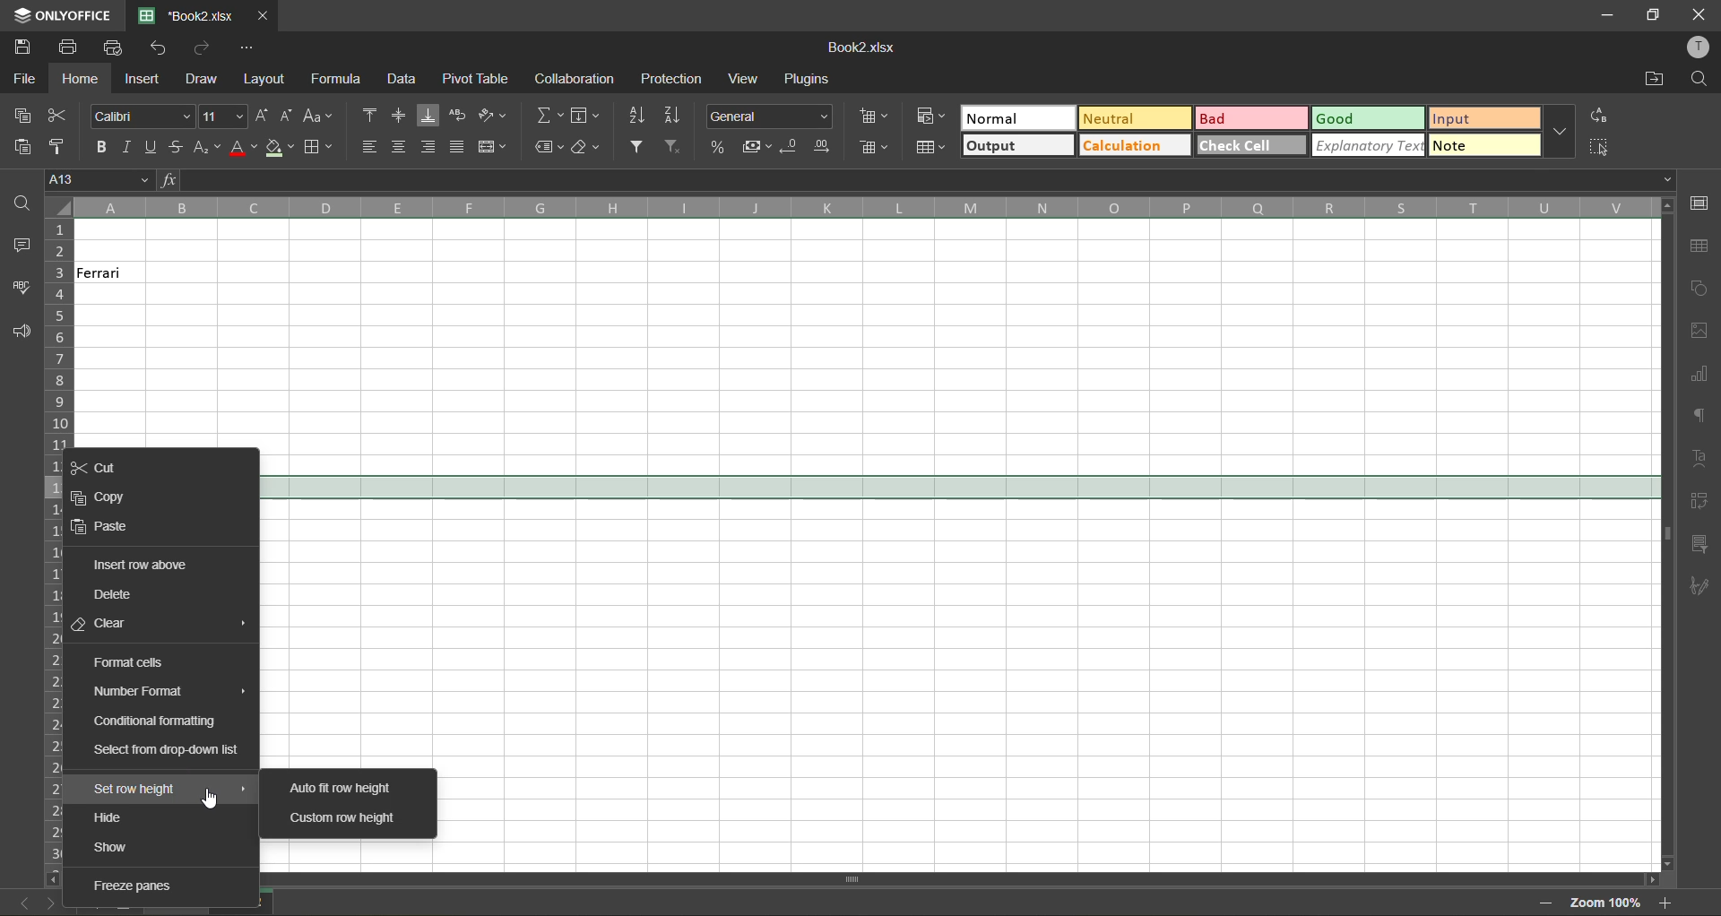  I want to click on save, so click(21, 48).